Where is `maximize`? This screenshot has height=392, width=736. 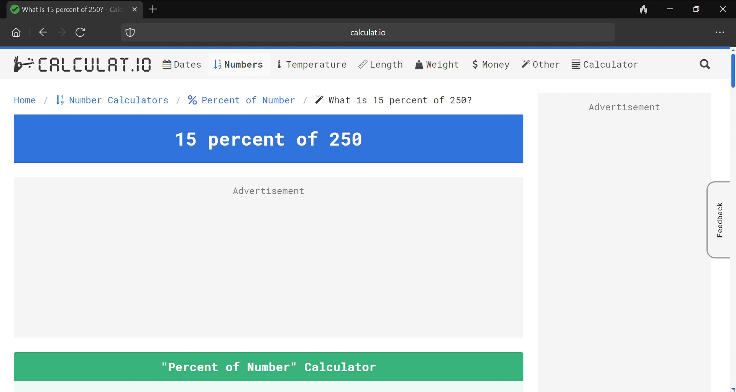 maximize is located at coordinates (697, 10).